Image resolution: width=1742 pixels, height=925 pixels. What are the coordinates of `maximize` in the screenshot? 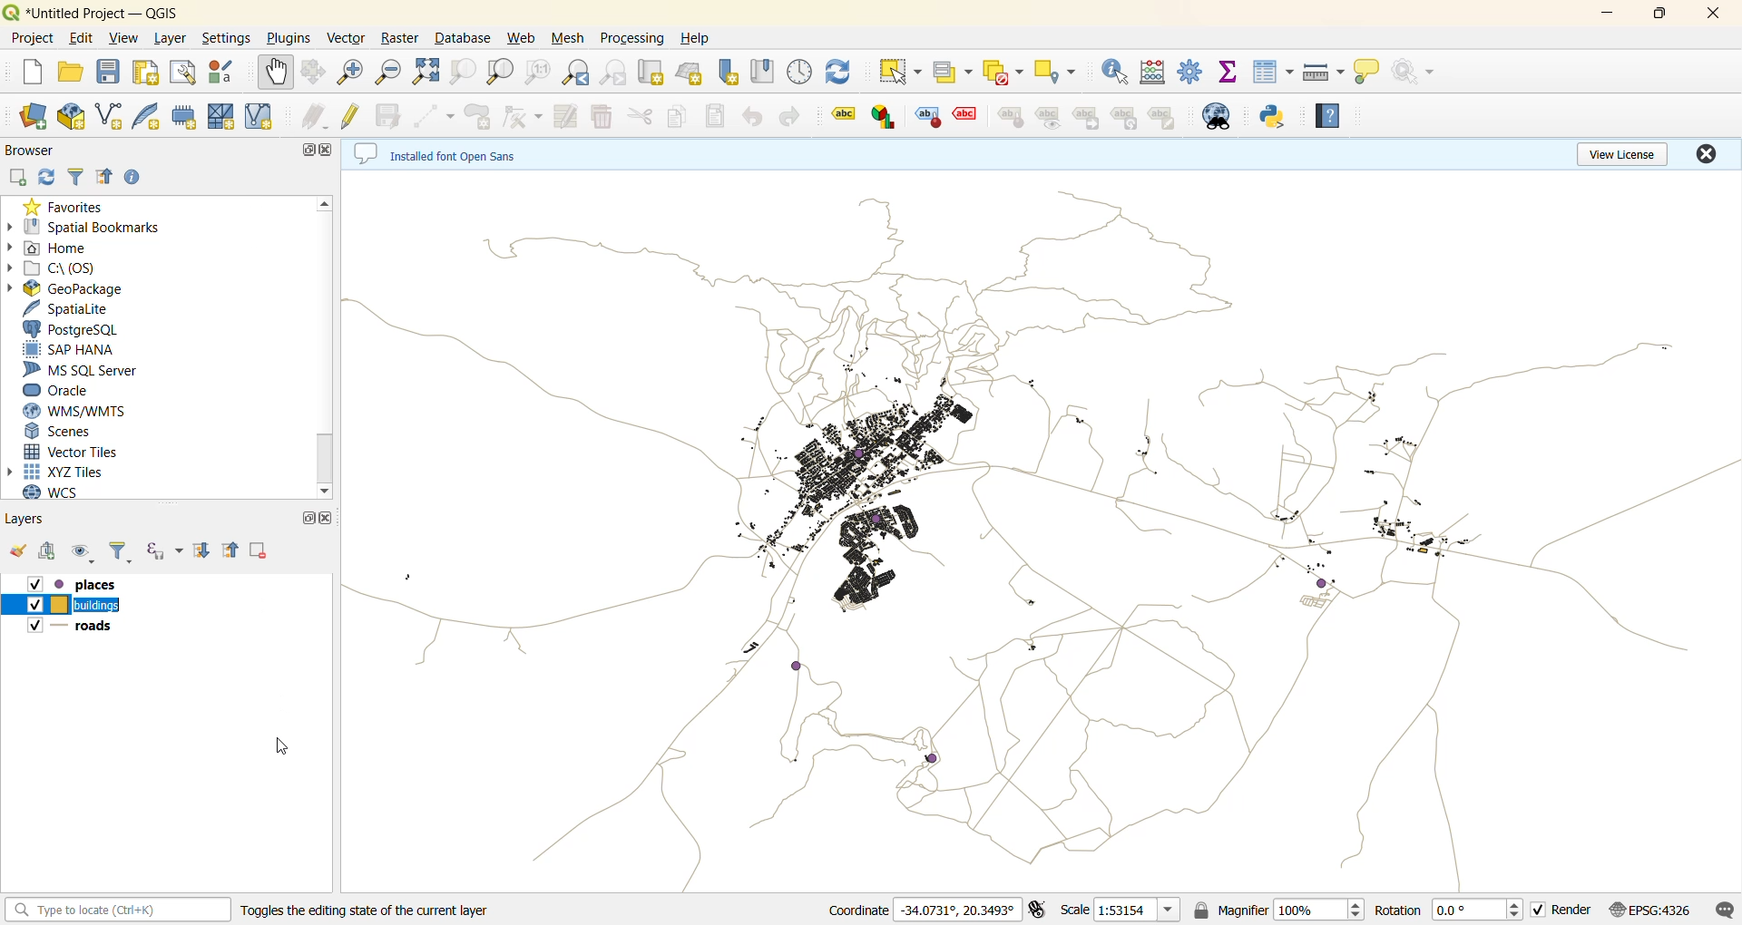 It's located at (306, 517).